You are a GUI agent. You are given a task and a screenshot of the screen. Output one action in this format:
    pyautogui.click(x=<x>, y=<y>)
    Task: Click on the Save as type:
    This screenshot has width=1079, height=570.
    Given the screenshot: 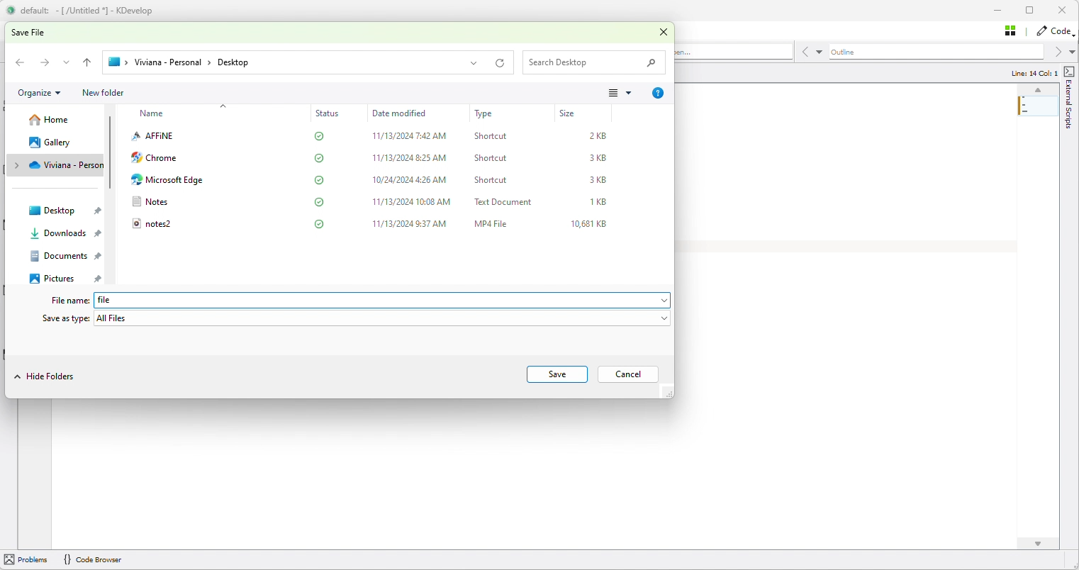 What is the action you would take?
    pyautogui.click(x=65, y=318)
    